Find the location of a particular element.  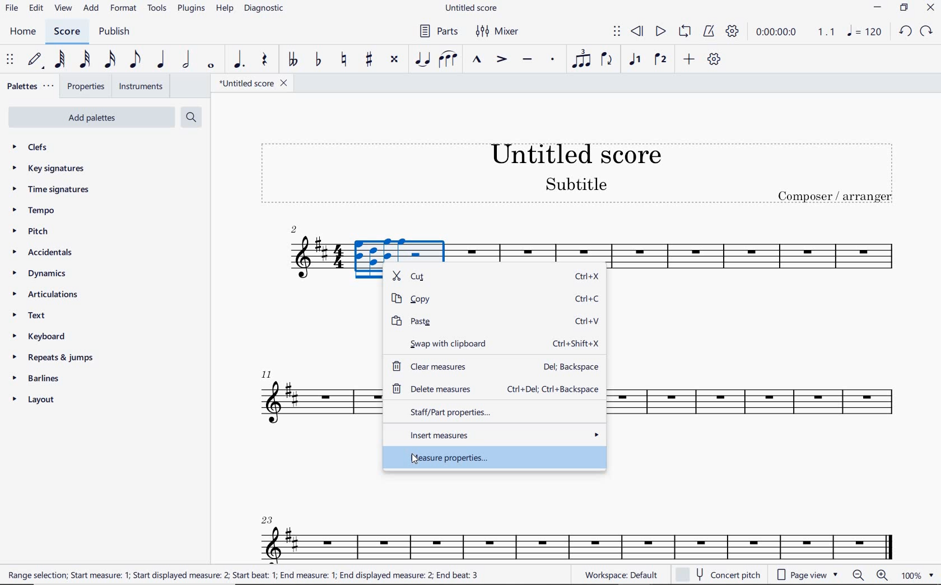

RESTORE DOWN is located at coordinates (904, 9).